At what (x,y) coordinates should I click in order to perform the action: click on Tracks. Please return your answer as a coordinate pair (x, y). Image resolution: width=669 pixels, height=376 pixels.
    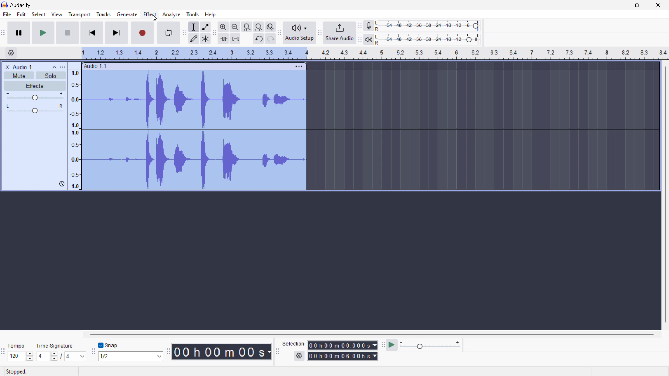
    Looking at the image, I should click on (103, 14).